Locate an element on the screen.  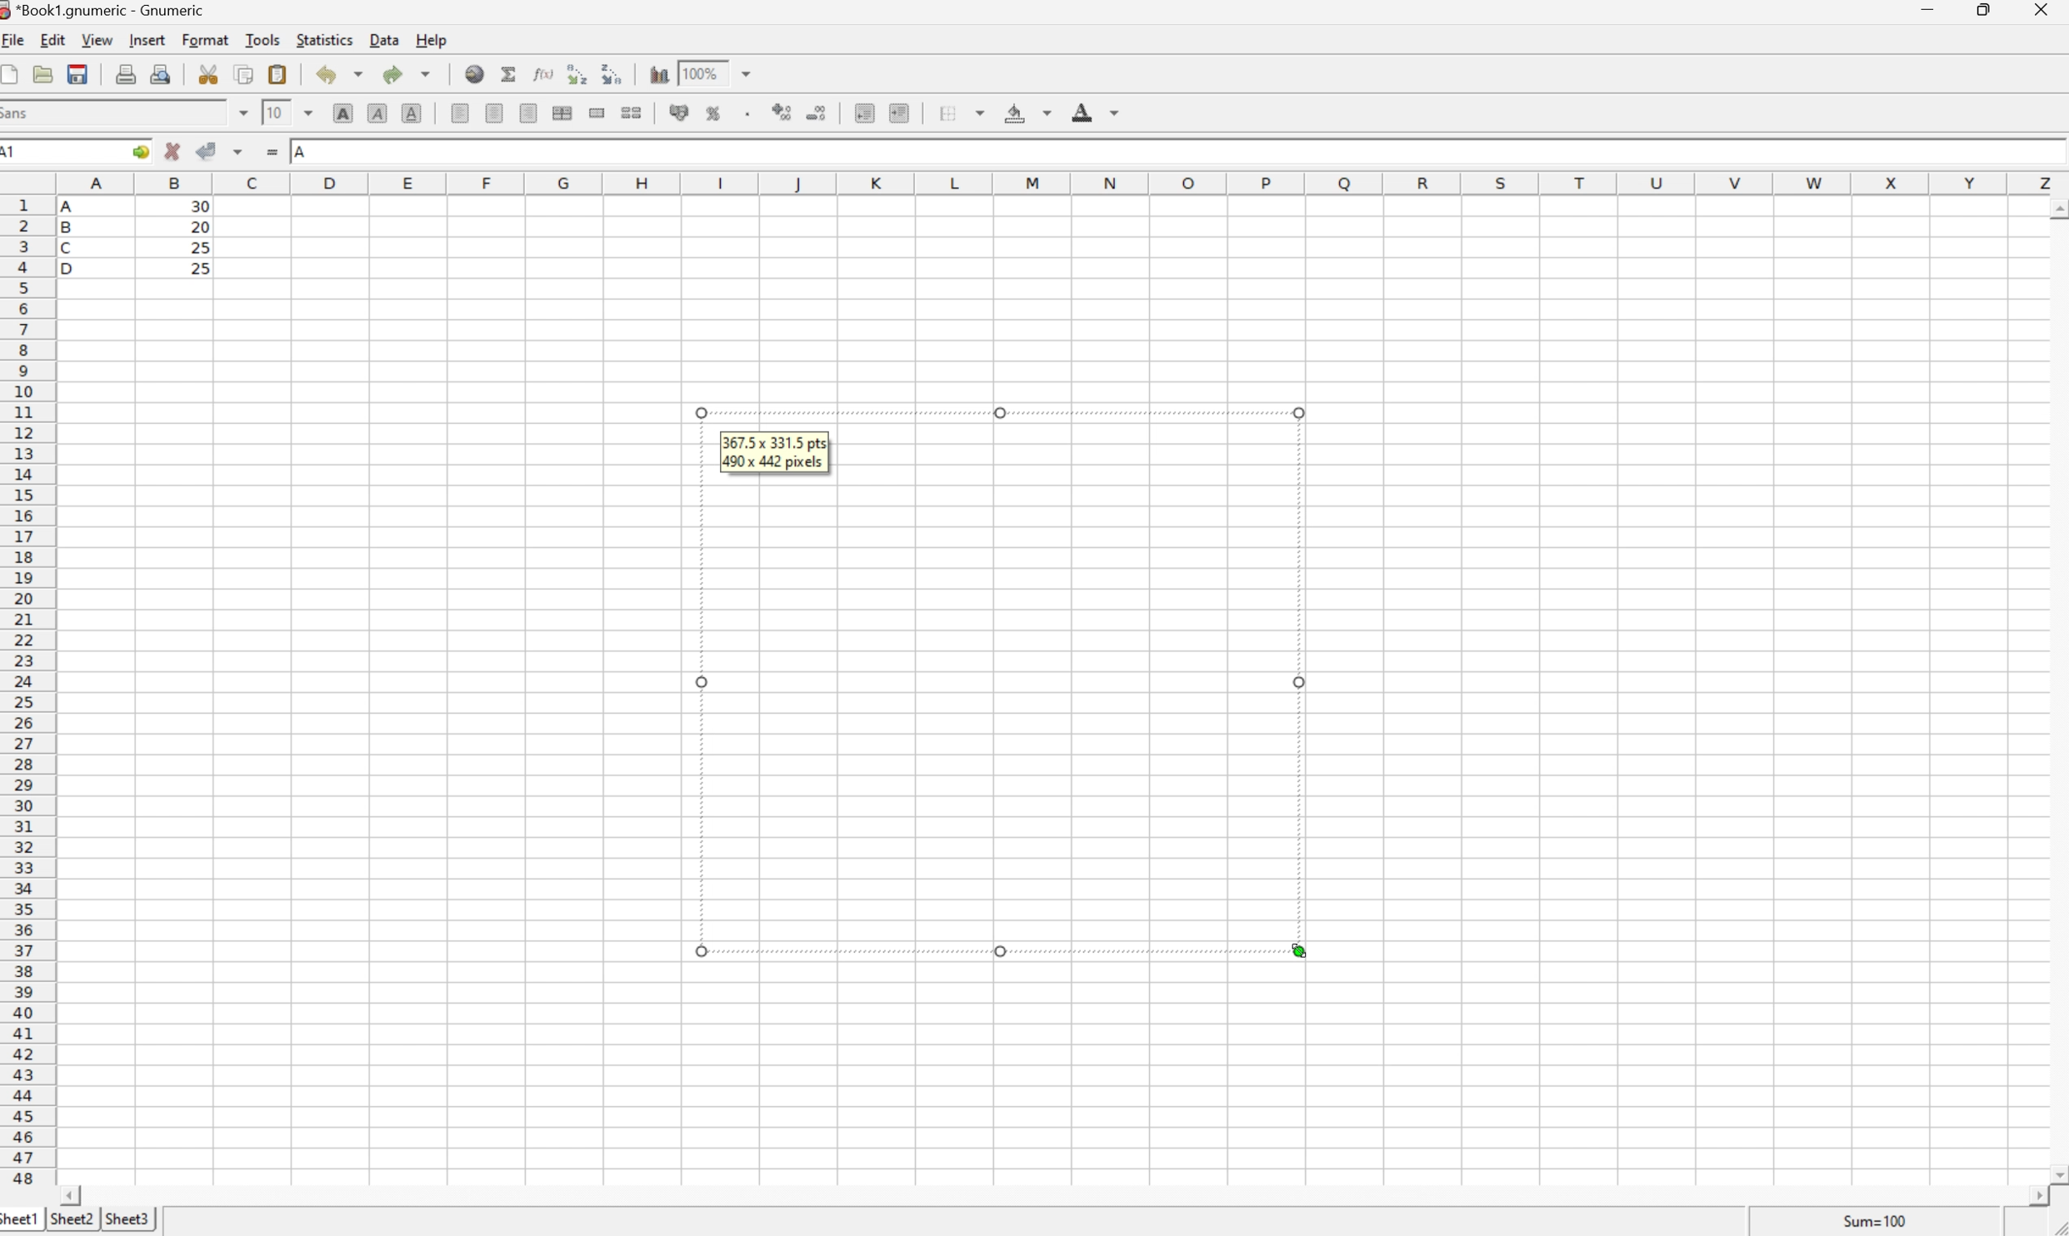
Underline is located at coordinates (410, 115).